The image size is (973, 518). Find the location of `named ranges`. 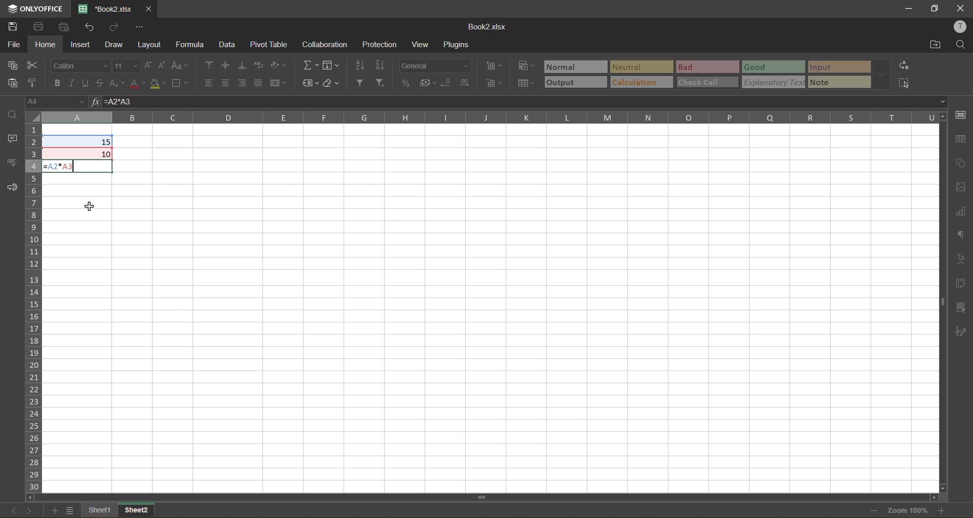

named ranges is located at coordinates (311, 83).